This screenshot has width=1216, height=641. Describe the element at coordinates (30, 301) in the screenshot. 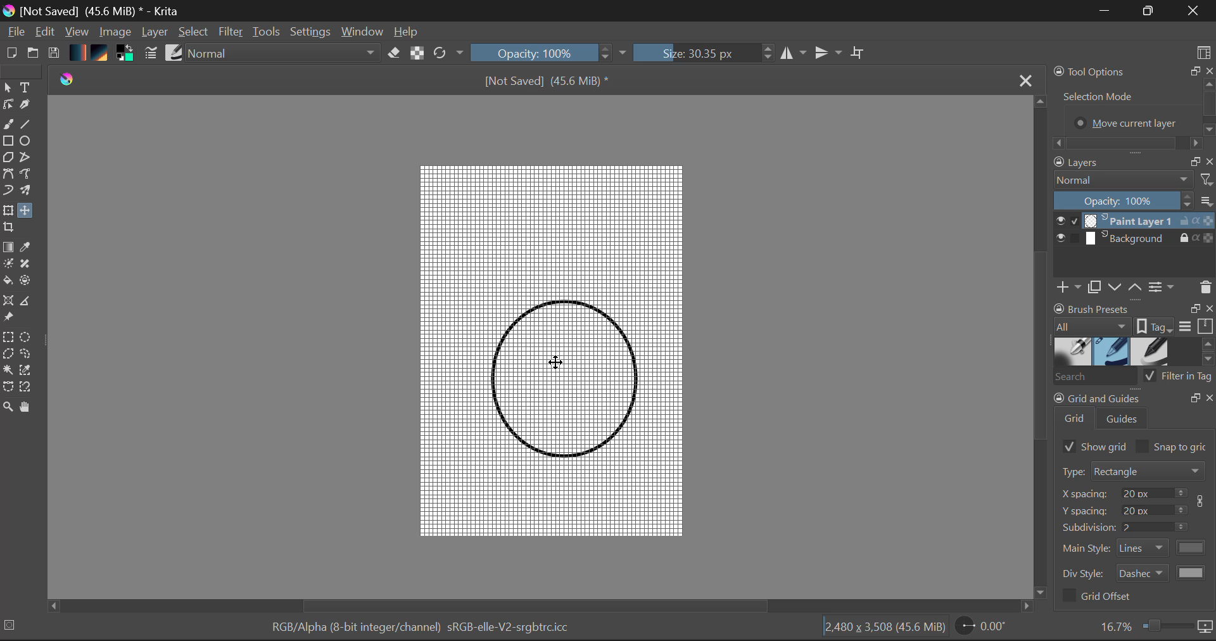

I see `Measurements` at that location.